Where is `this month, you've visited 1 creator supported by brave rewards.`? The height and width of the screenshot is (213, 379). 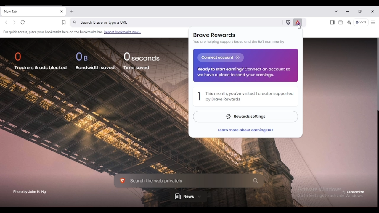
this month, you've visited 1 creator supported by brave rewards. is located at coordinates (250, 97).